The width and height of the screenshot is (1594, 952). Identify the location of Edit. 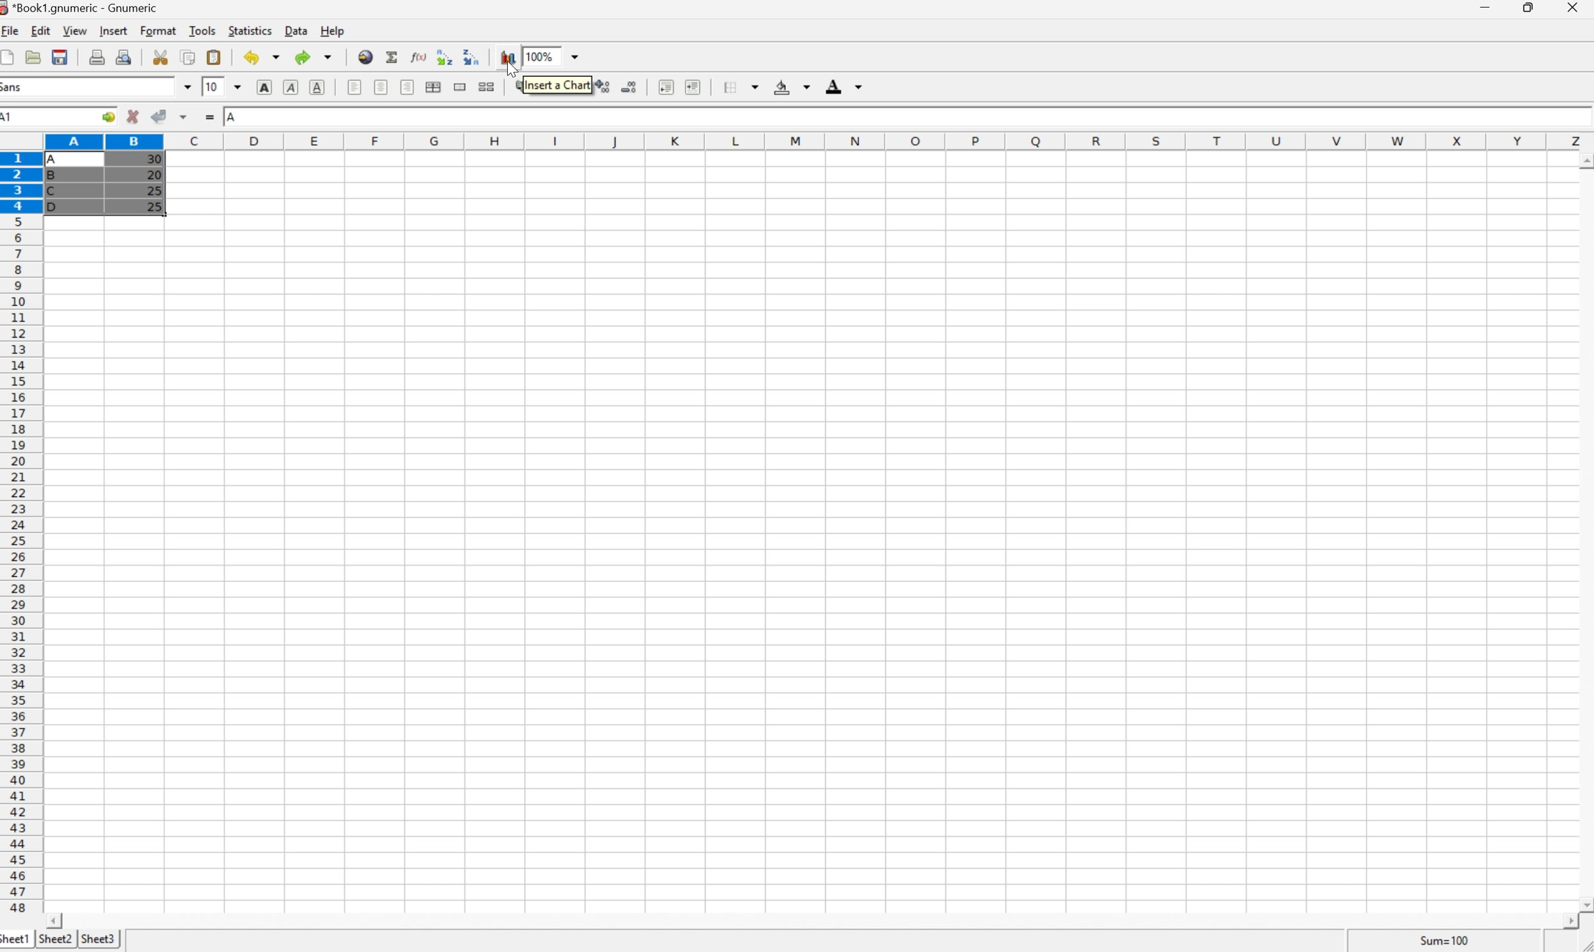
(41, 31).